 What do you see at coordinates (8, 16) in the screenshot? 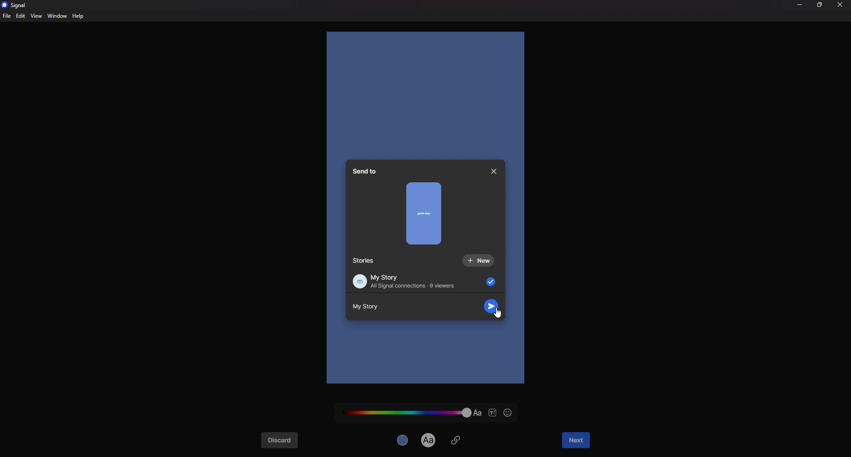
I see `file` at bounding box center [8, 16].